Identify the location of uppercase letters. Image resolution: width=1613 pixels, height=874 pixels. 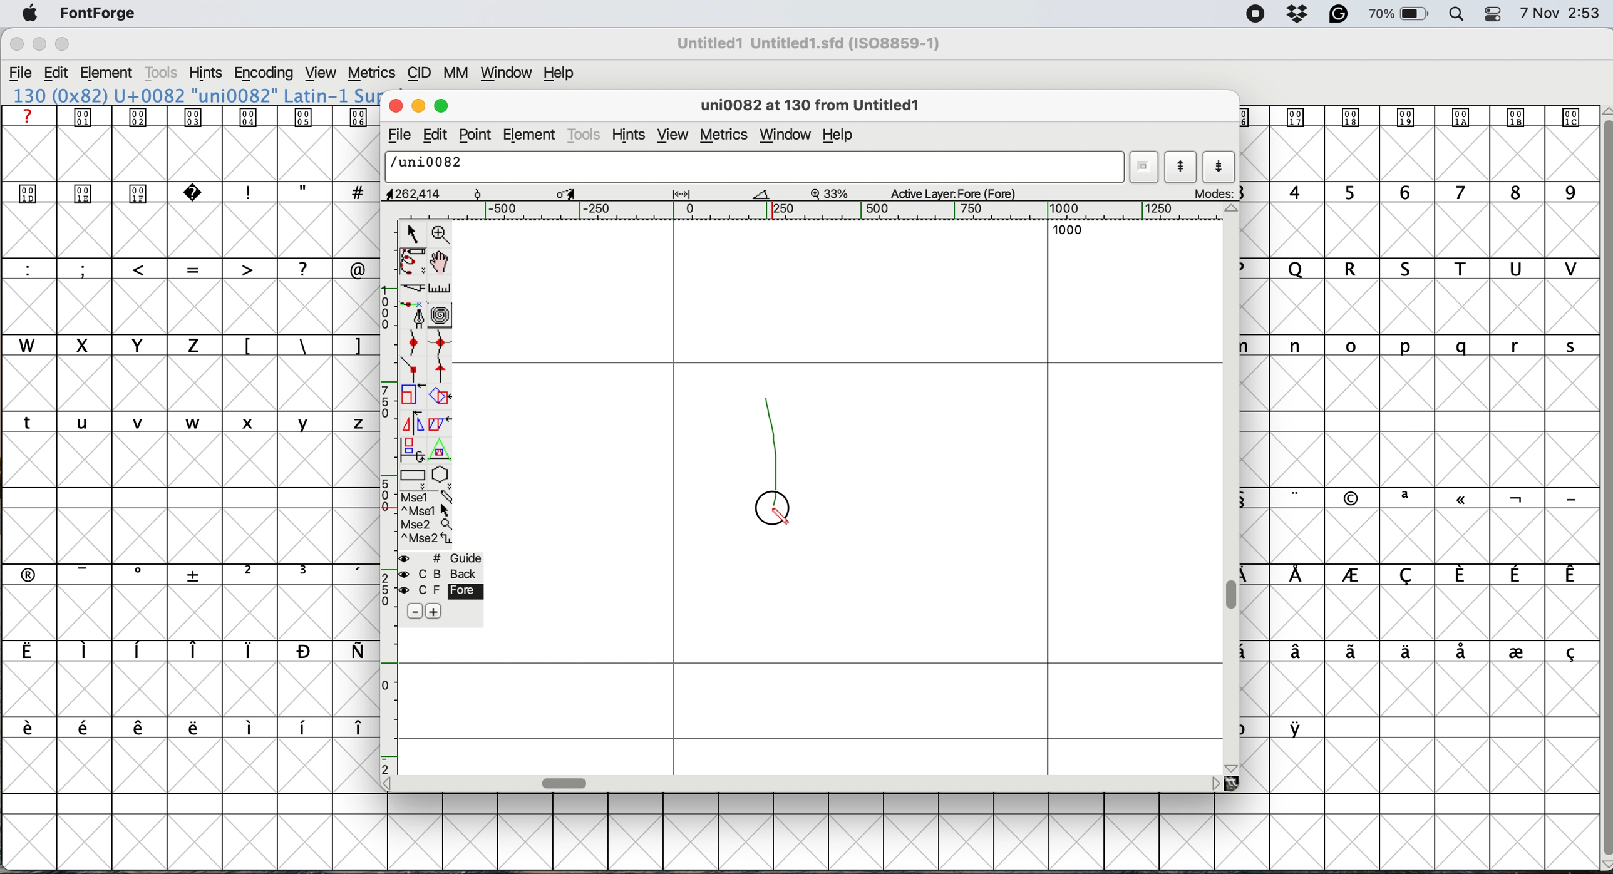
(1419, 270).